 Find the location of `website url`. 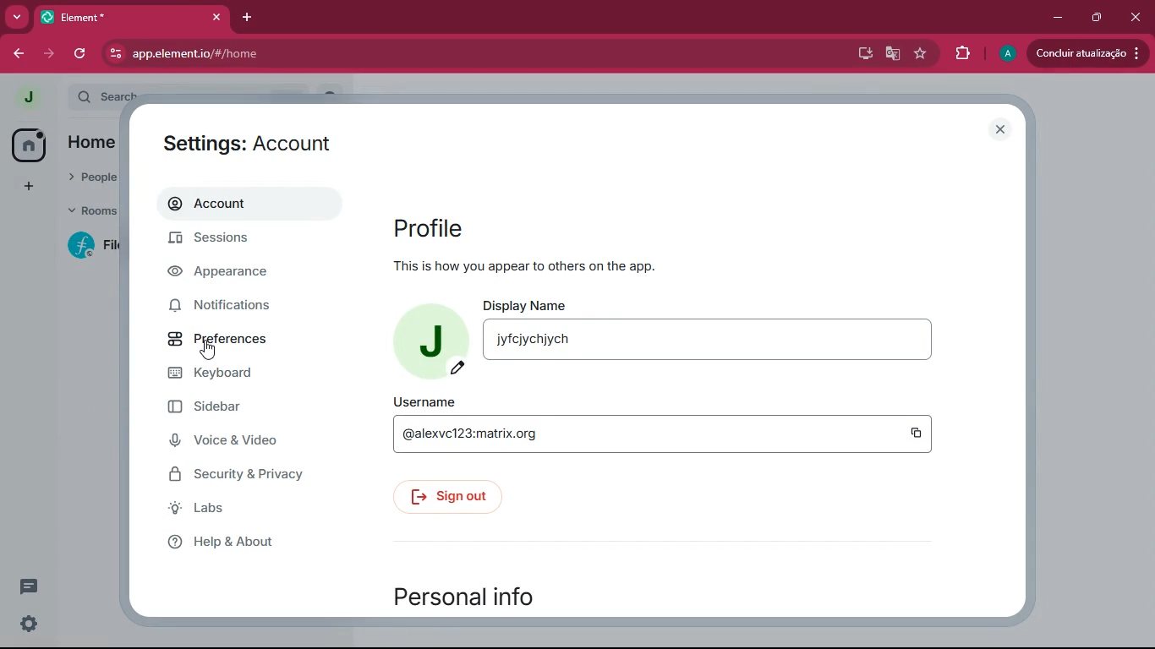

website url is located at coordinates (285, 55).